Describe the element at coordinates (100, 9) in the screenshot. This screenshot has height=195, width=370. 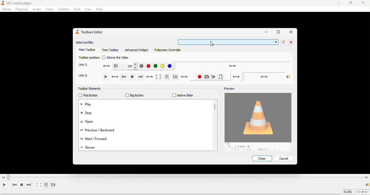
I see `help` at that location.